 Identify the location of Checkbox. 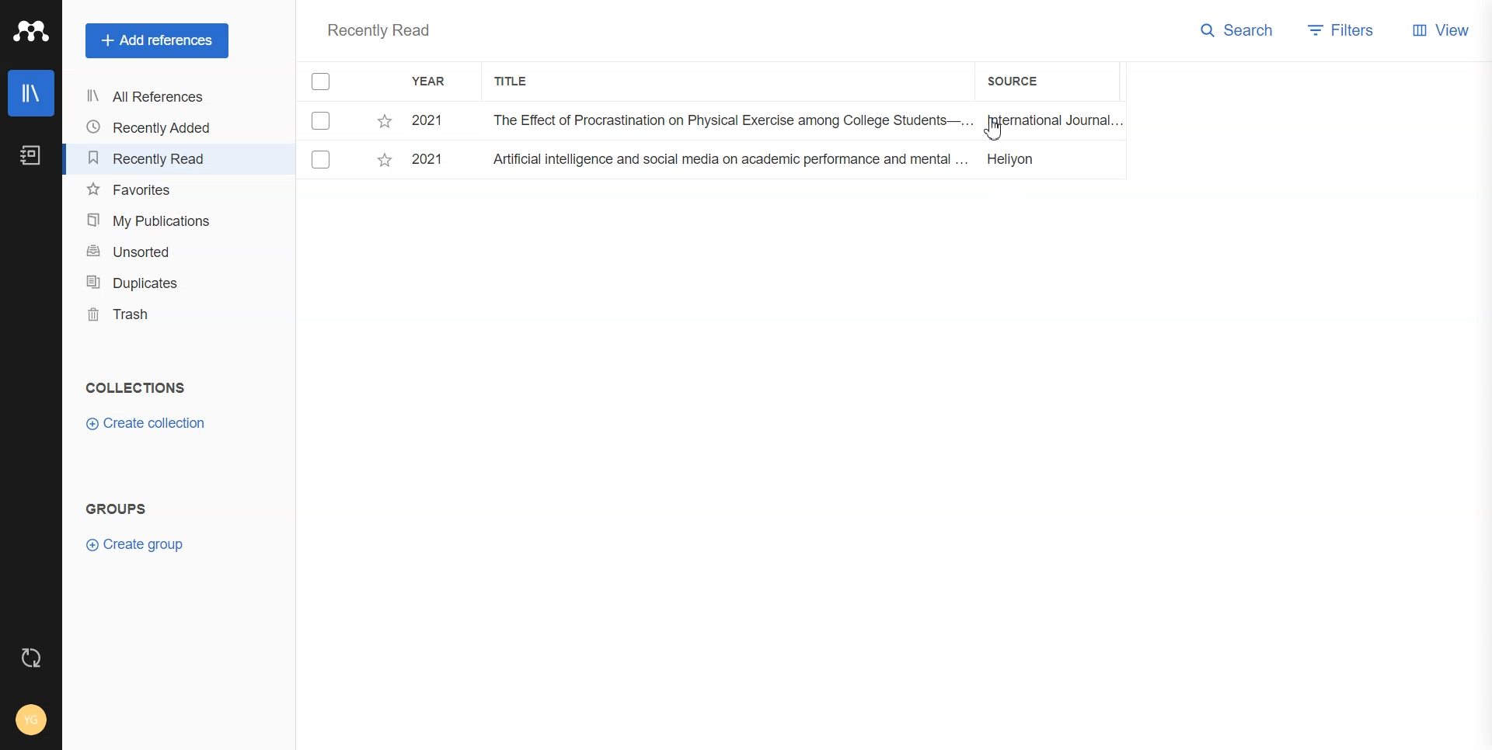
(324, 120).